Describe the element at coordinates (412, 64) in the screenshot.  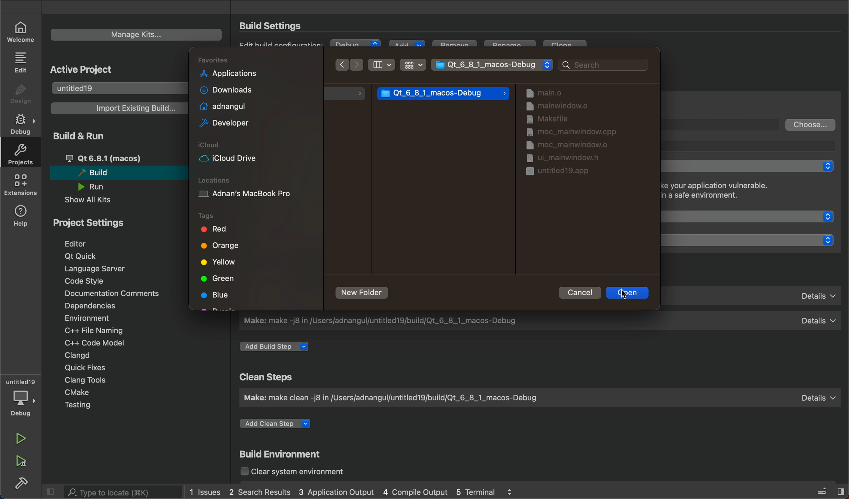
I see `` at that location.